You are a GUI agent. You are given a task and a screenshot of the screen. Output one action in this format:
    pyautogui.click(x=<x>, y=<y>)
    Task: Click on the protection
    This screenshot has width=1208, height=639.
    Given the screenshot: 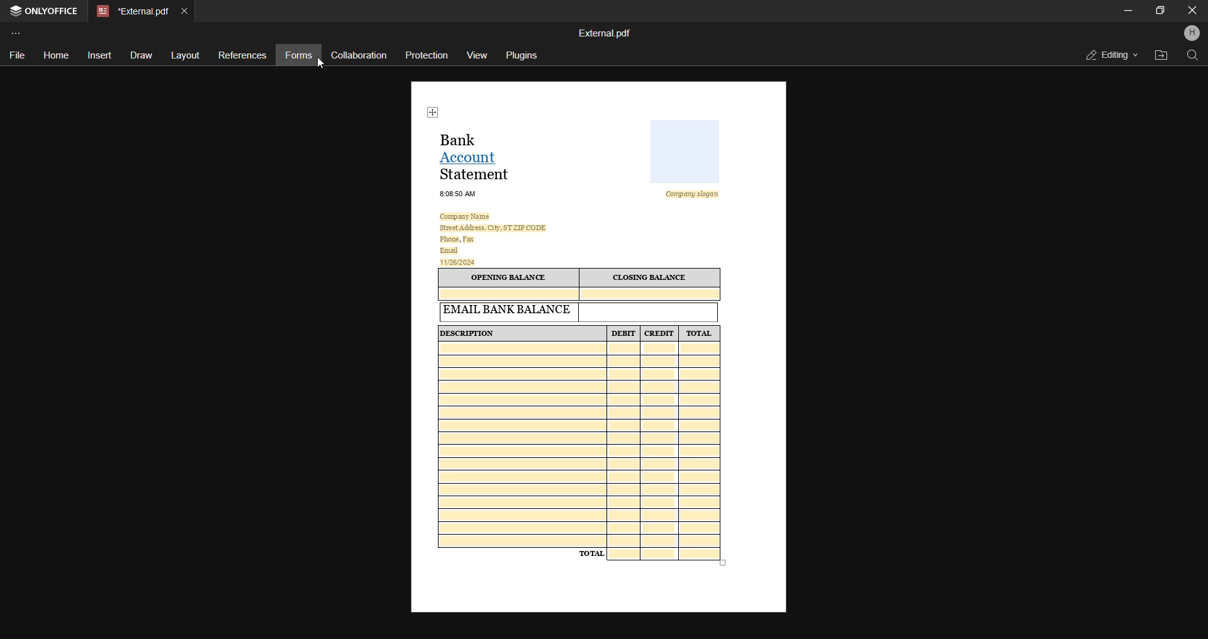 What is the action you would take?
    pyautogui.click(x=428, y=57)
    